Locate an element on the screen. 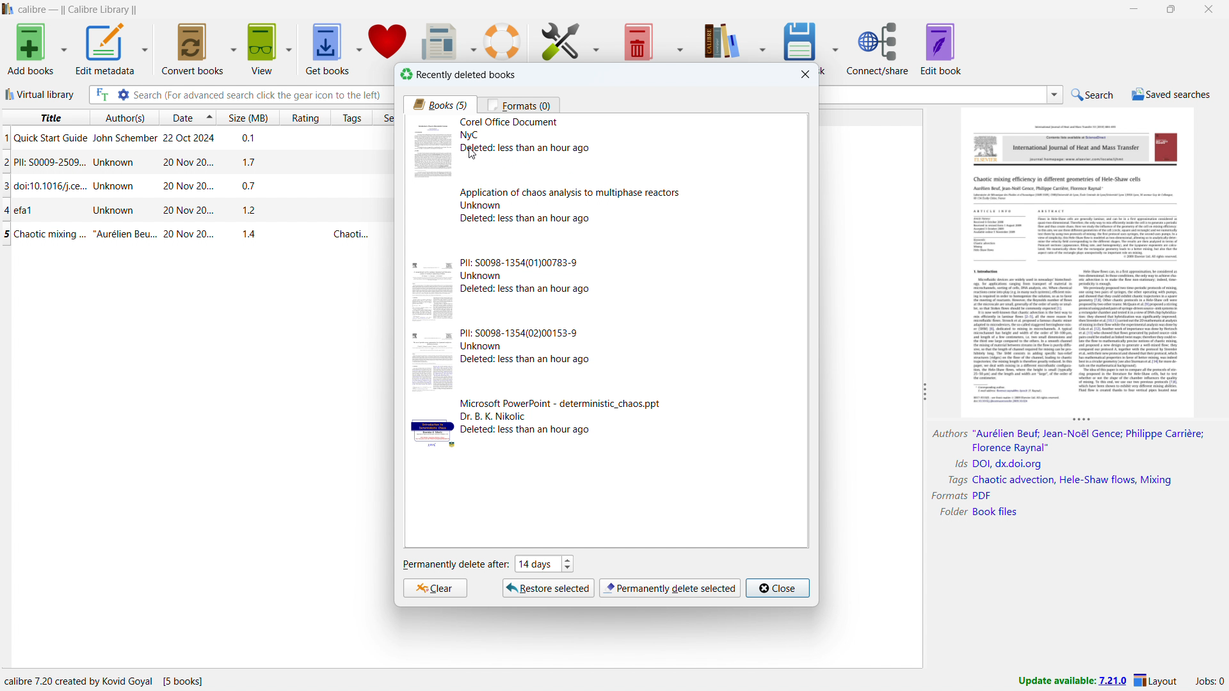 Image resolution: width=1229 pixels, height=691 pixels. single book entry is located at coordinates (190, 210).